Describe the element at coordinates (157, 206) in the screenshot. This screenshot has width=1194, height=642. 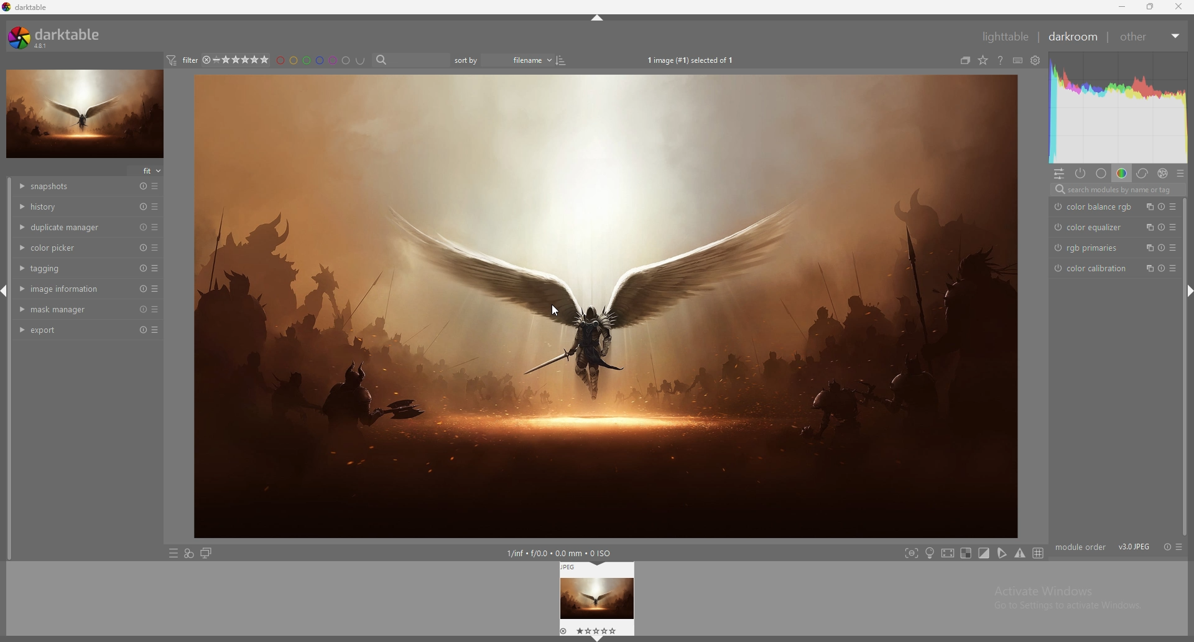
I see `preset` at that location.